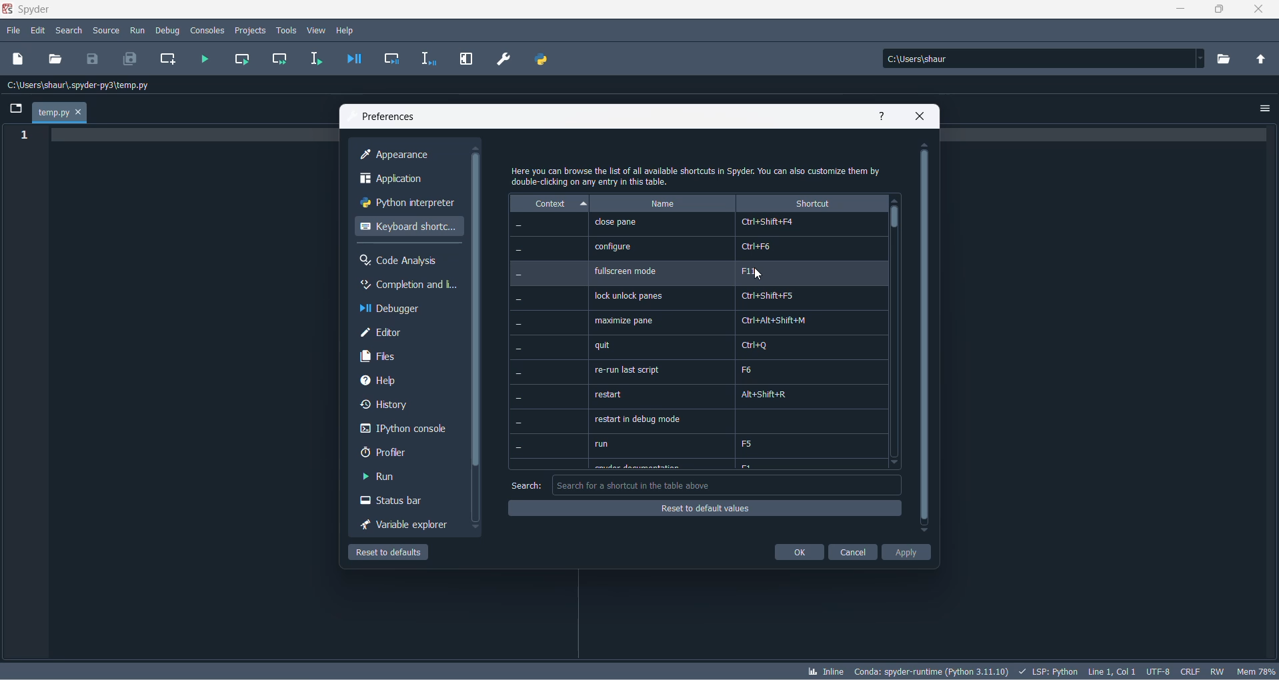 The width and height of the screenshot is (1279, 680). Describe the element at coordinates (13, 31) in the screenshot. I see `file` at that location.